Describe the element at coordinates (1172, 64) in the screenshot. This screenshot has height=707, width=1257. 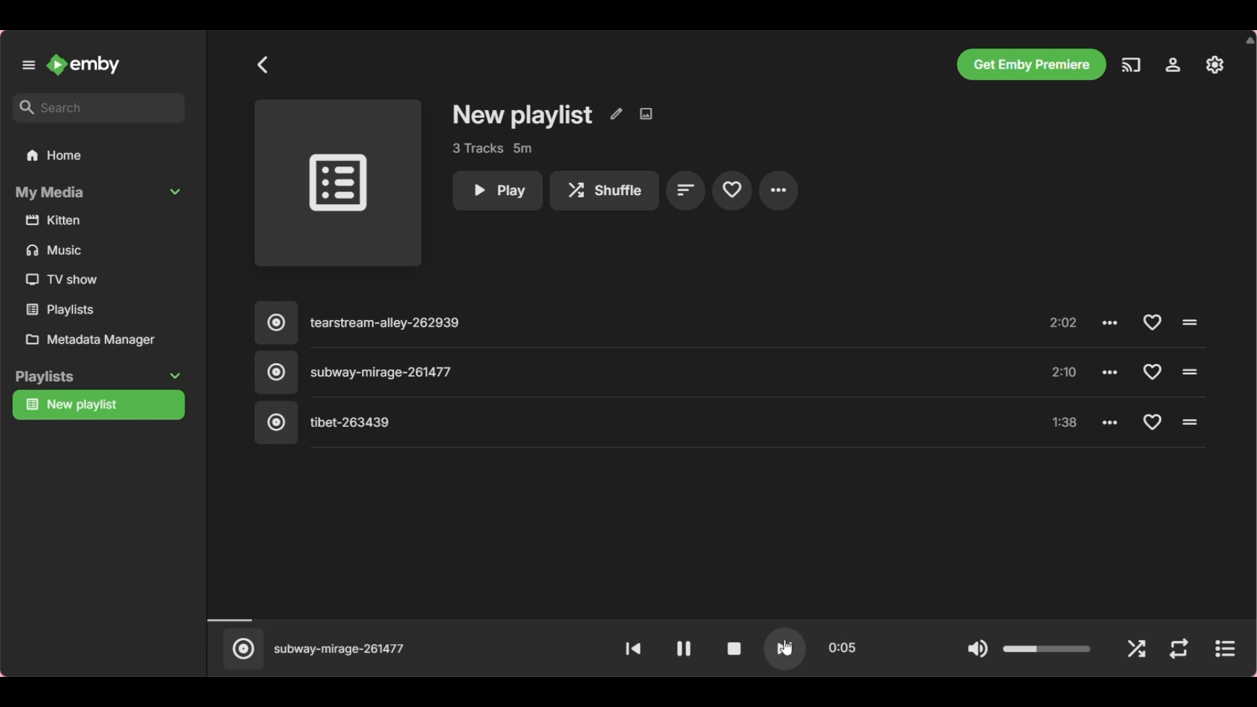
I see `Manage Emby servers` at that location.